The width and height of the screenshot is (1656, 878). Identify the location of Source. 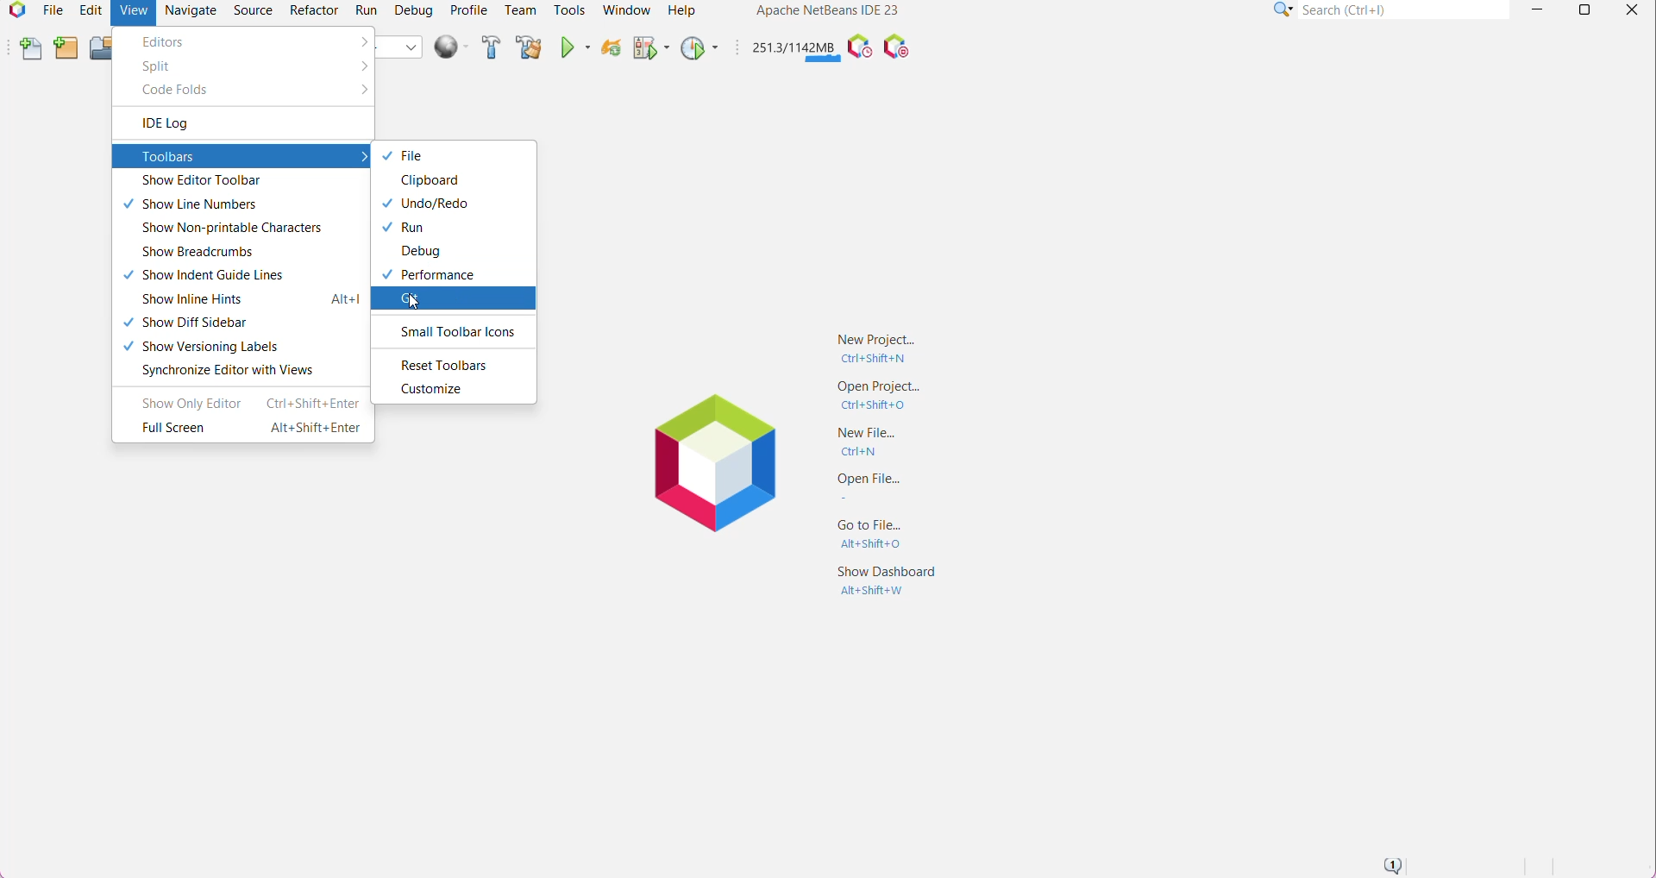
(253, 10).